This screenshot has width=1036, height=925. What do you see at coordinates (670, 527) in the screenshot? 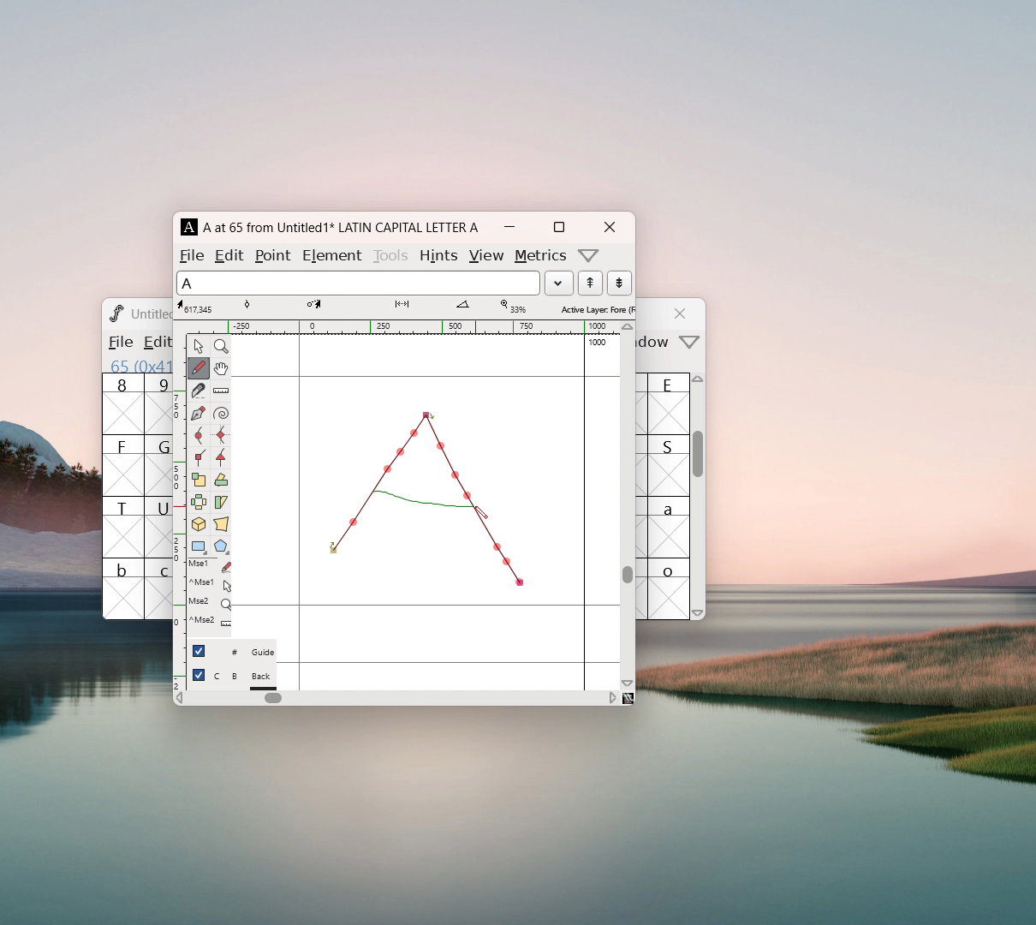
I see `a` at bounding box center [670, 527].